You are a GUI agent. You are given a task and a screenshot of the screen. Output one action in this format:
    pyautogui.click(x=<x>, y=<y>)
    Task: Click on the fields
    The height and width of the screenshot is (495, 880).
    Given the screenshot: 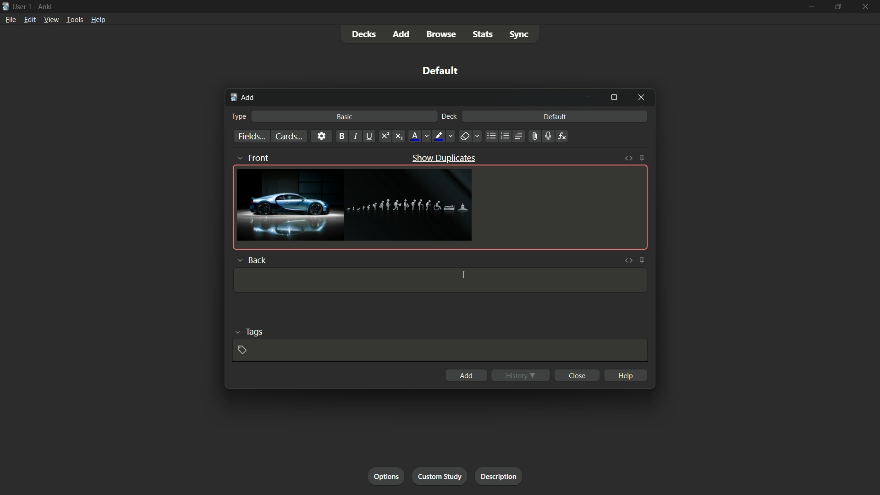 What is the action you would take?
    pyautogui.click(x=251, y=137)
    